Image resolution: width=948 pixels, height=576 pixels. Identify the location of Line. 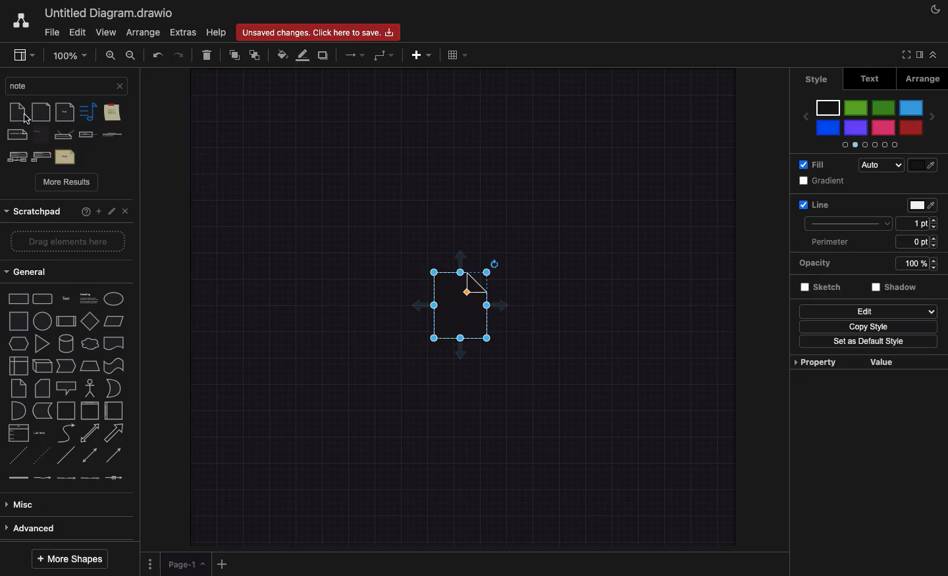
(814, 204).